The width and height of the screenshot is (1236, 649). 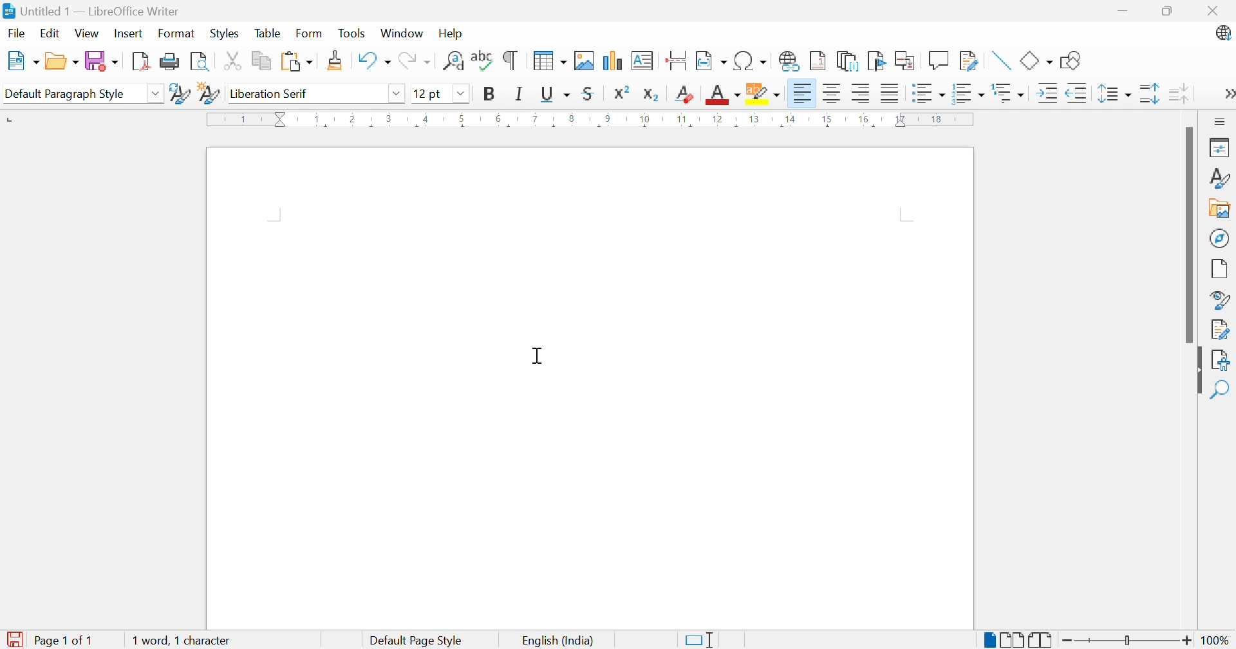 What do you see at coordinates (182, 642) in the screenshot?
I see `1 word, 1 character` at bounding box center [182, 642].